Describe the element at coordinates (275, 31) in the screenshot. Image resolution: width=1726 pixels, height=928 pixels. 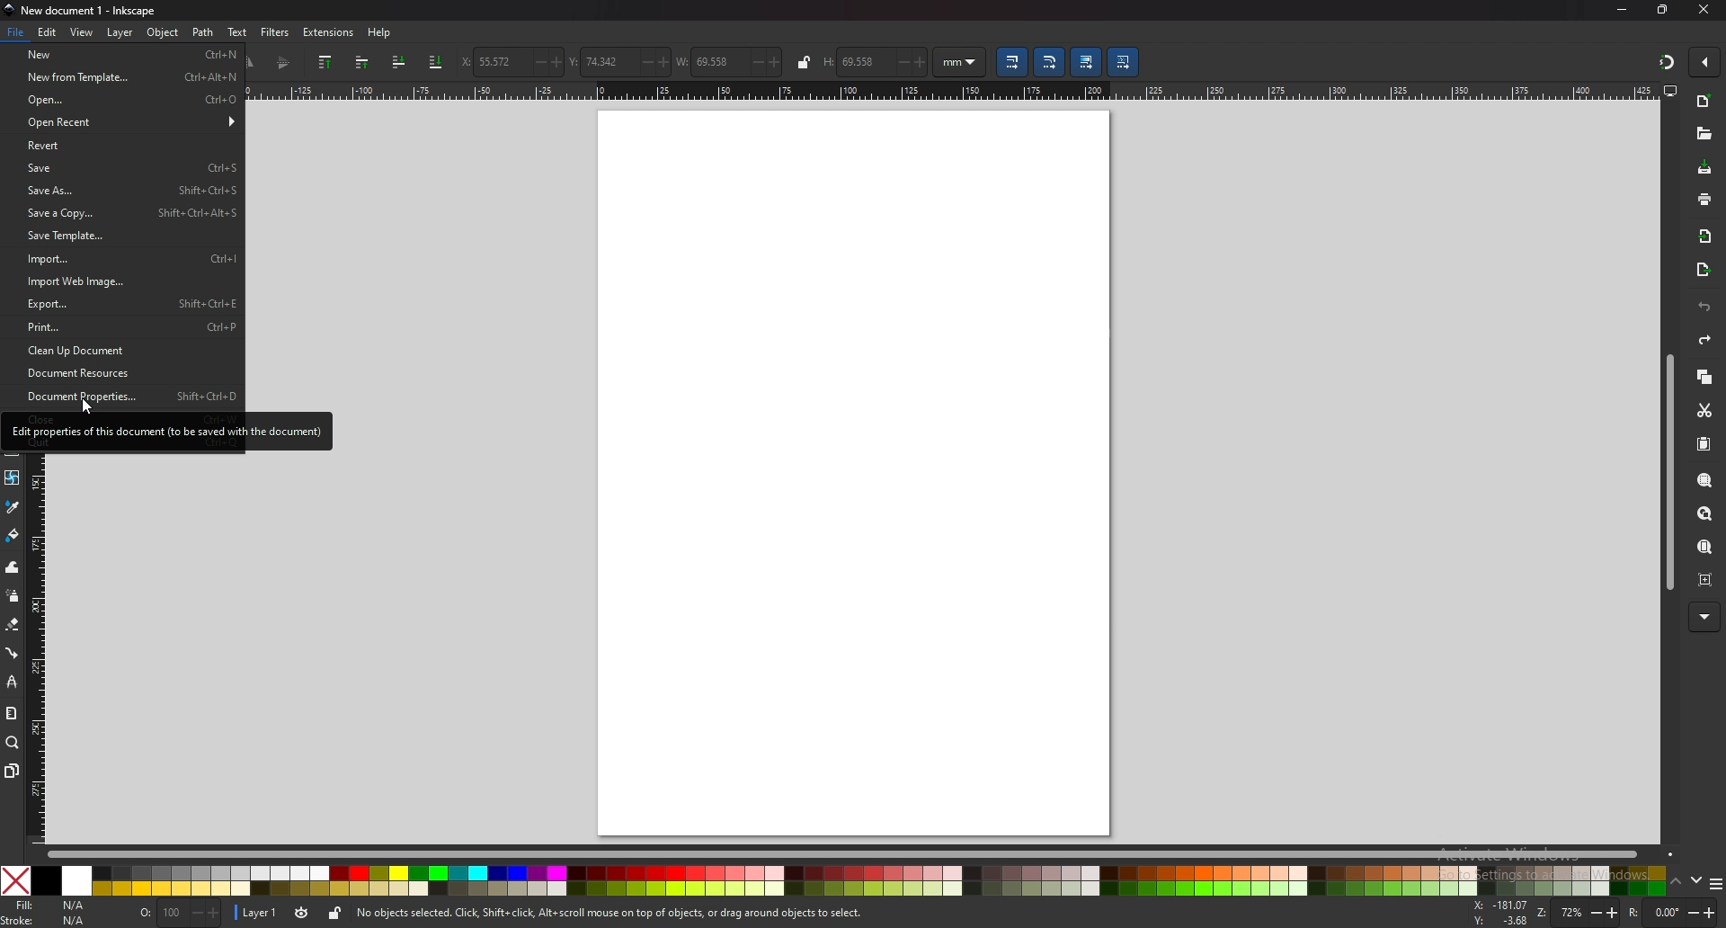
I see `filters` at that location.